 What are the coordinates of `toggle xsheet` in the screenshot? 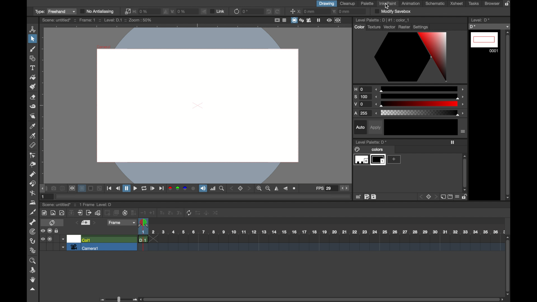 It's located at (52, 223).